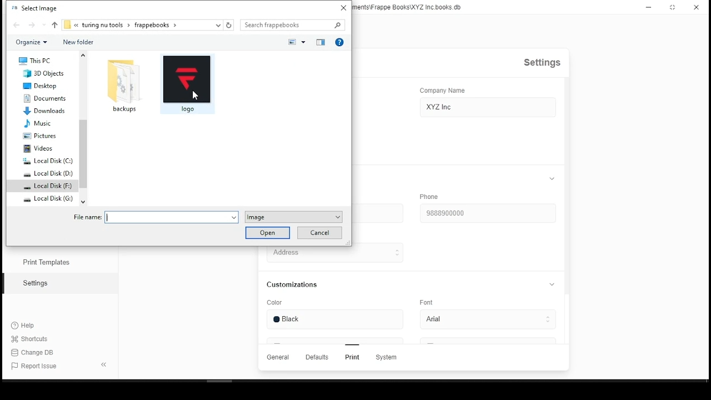 The width and height of the screenshot is (711, 400). Describe the element at coordinates (278, 358) in the screenshot. I see `General` at that location.